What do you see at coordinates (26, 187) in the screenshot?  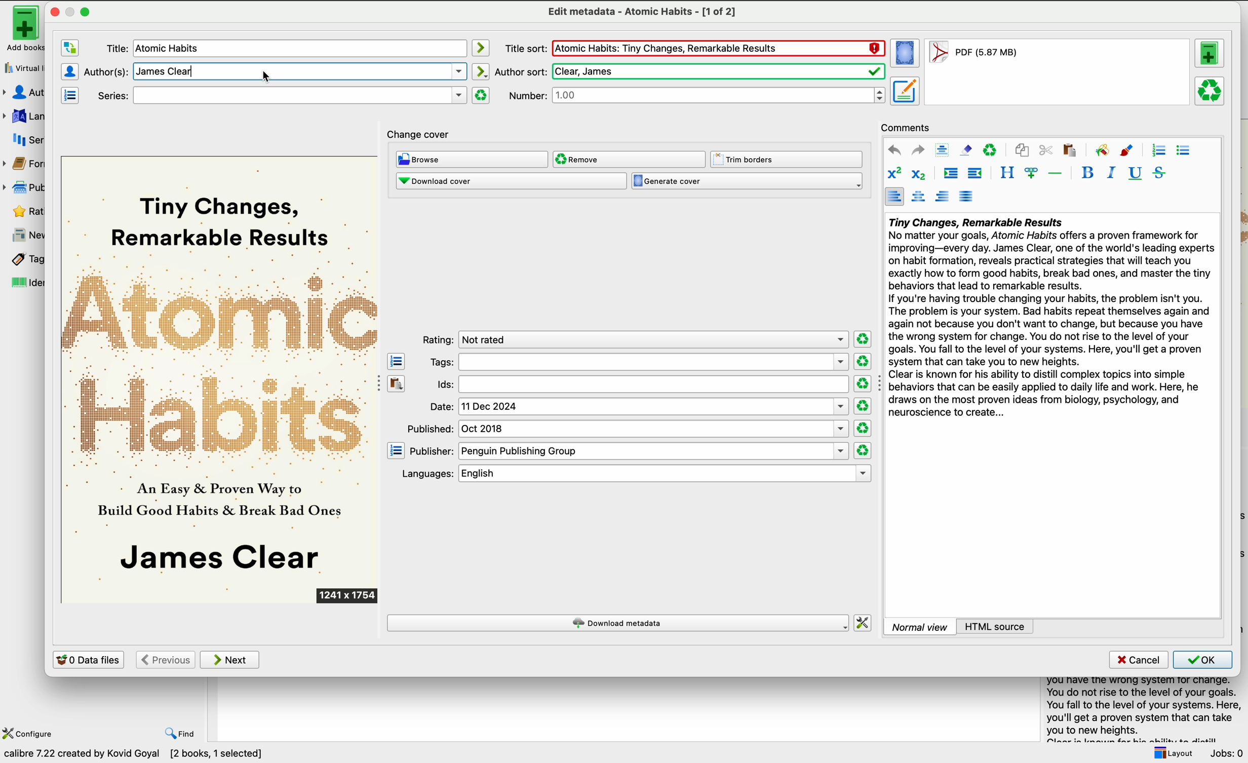 I see `publisher` at bounding box center [26, 187].